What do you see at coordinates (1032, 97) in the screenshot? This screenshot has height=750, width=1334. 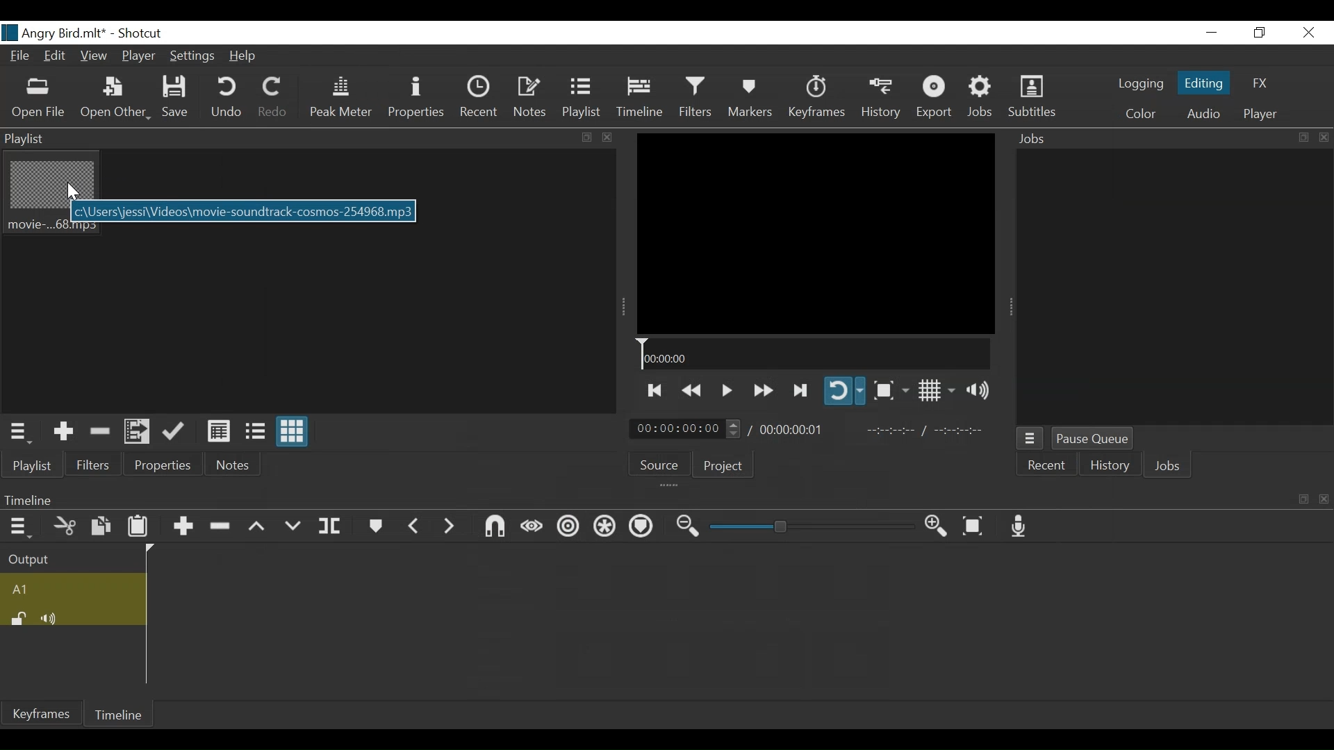 I see `Subtitles` at bounding box center [1032, 97].